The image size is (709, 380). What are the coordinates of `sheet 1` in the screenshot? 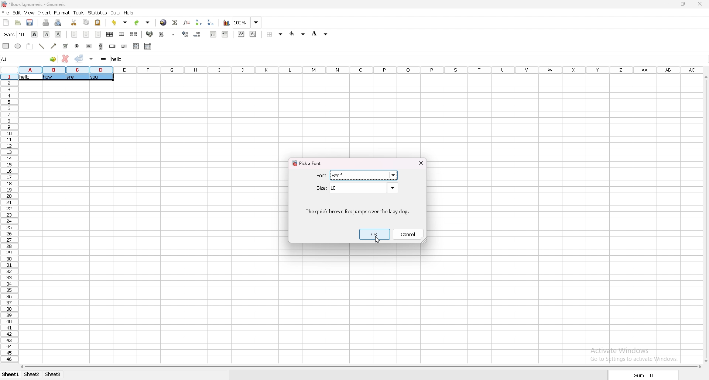 It's located at (10, 375).